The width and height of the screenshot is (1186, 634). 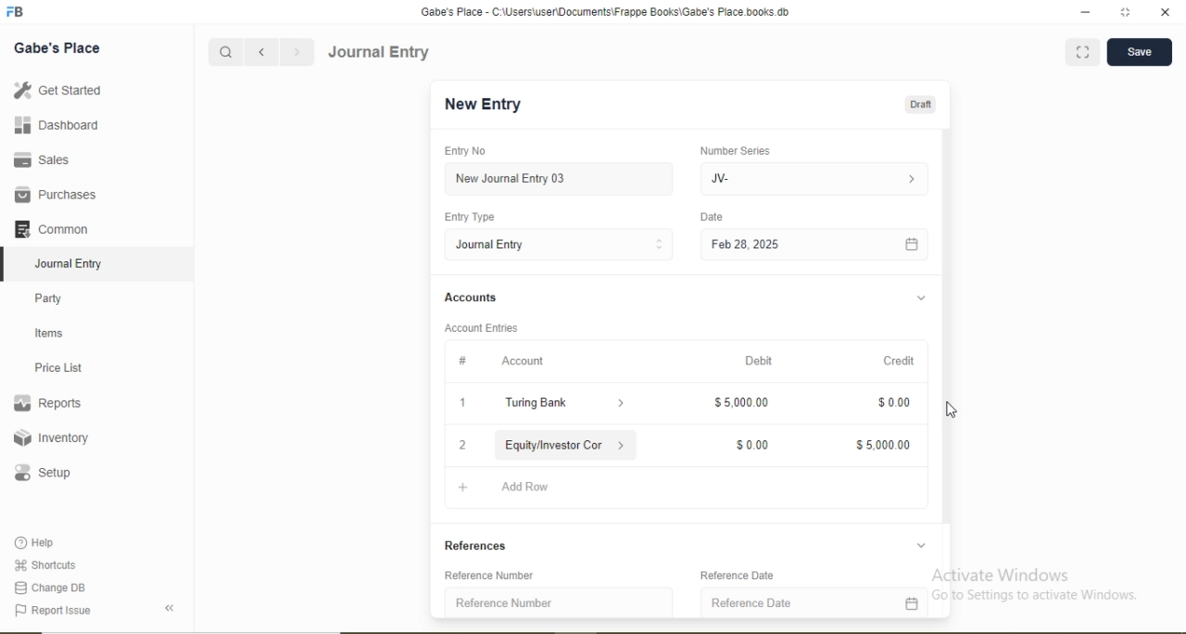 I want to click on JV-, so click(x=720, y=179).